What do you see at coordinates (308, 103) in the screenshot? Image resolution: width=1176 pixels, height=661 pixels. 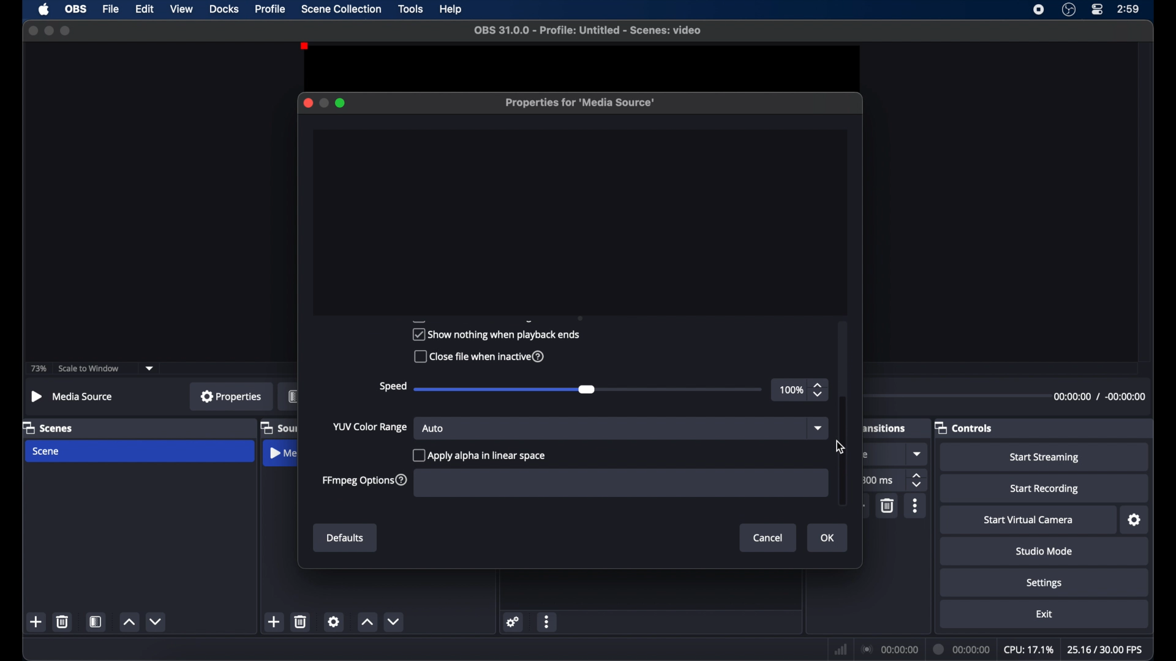 I see `close` at bounding box center [308, 103].